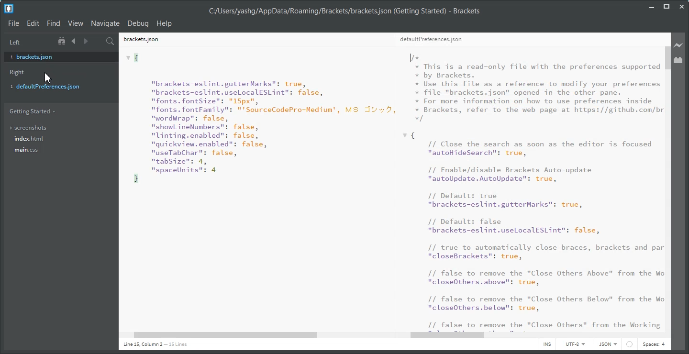 The width and height of the screenshot is (689, 354). What do you see at coordinates (9, 9) in the screenshot?
I see `Logo` at bounding box center [9, 9].